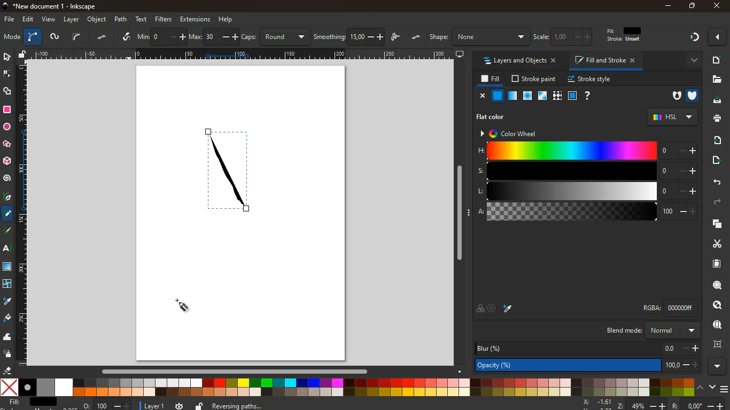 This screenshot has height=410, width=730. Describe the element at coordinates (498, 96) in the screenshot. I see `normal` at that location.